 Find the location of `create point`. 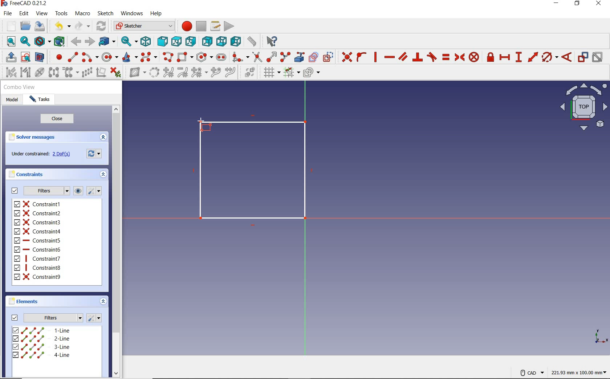

create point is located at coordinates (58, 57).